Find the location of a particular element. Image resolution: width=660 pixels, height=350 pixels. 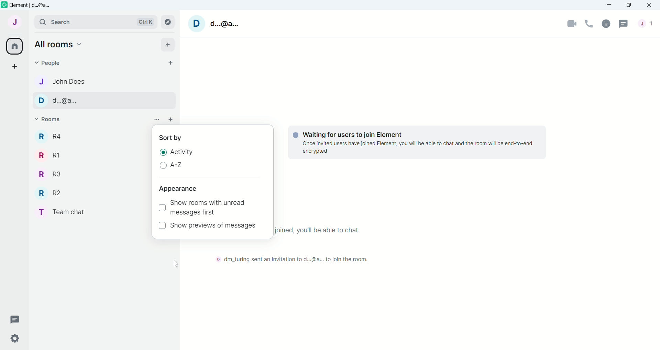

People is located at coordinates (648, 23).